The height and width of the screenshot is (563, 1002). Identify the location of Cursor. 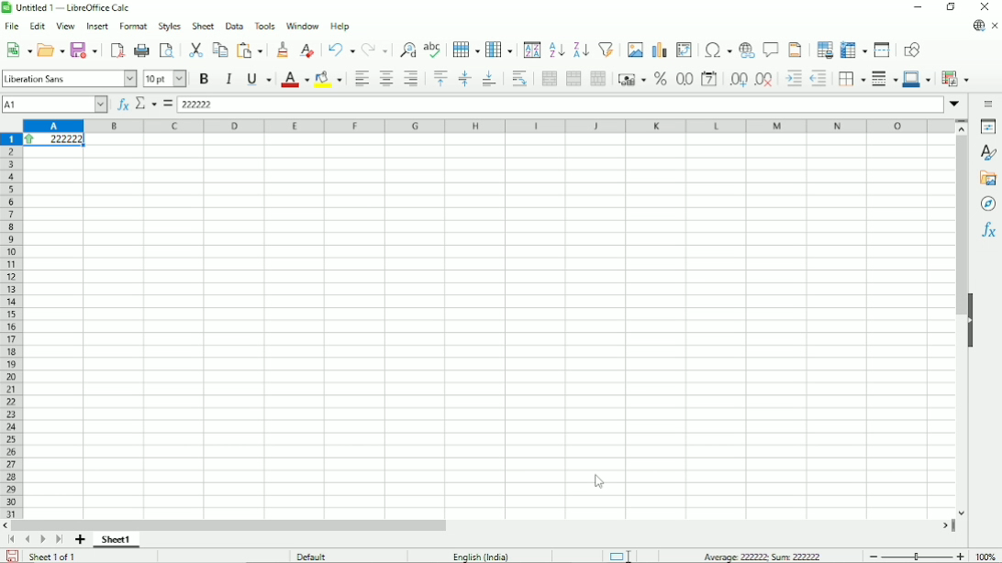
(599, 483).